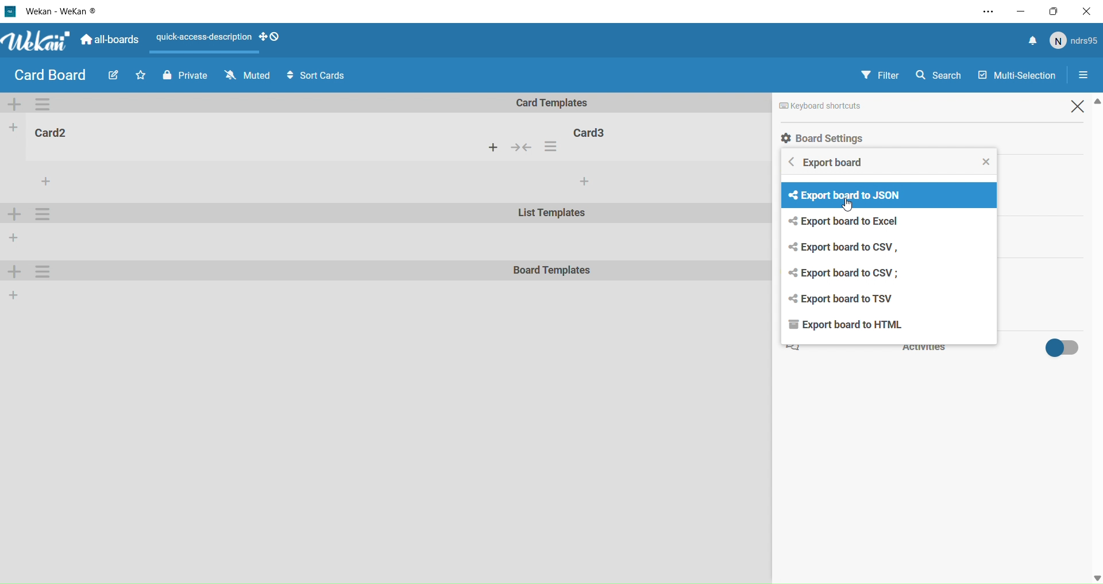  I want to click on Export board to TSV, so click(844, 299).